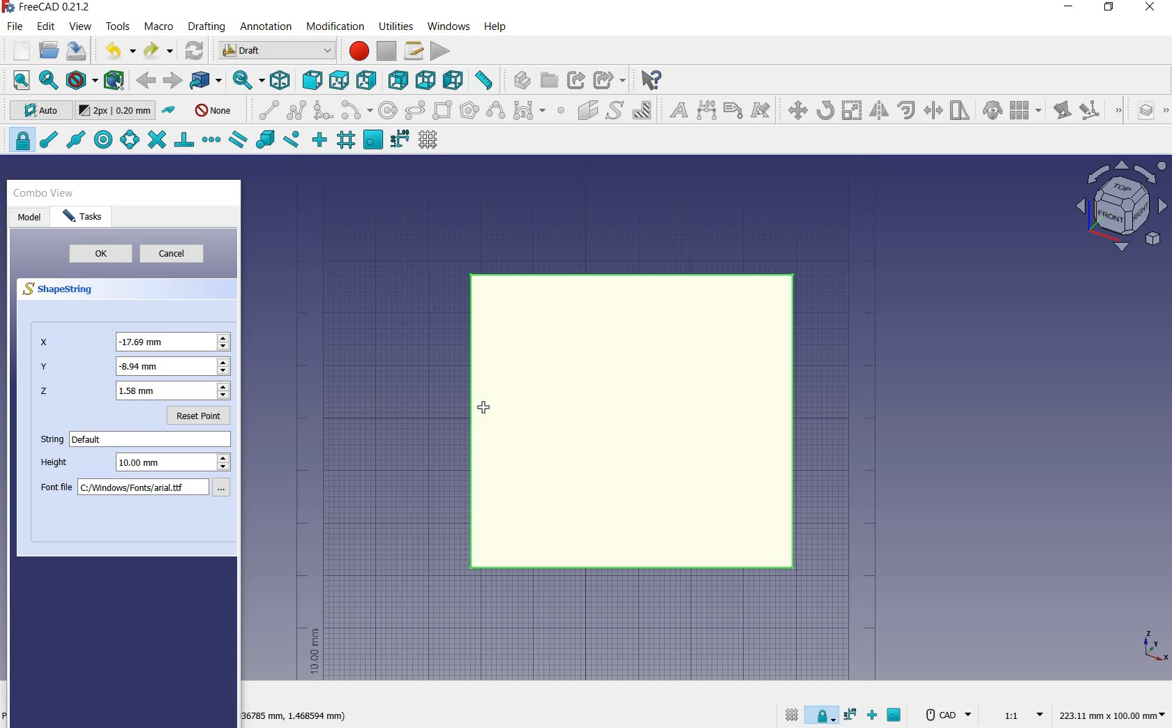 This screenshot has width=1172, height=728. What do you see at coordinates (267, 28) in the screenshot?
I see `annotation` at bounding box center [267, 28].